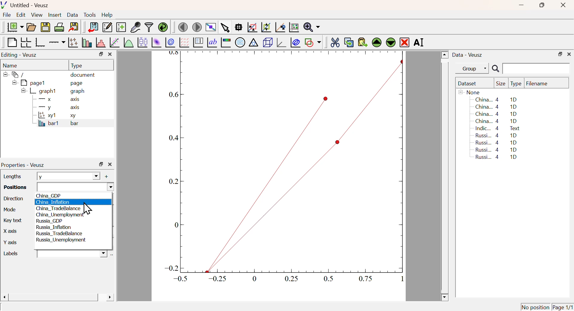 The image size is (574, 311). I want to click on /, so click(15, 75).